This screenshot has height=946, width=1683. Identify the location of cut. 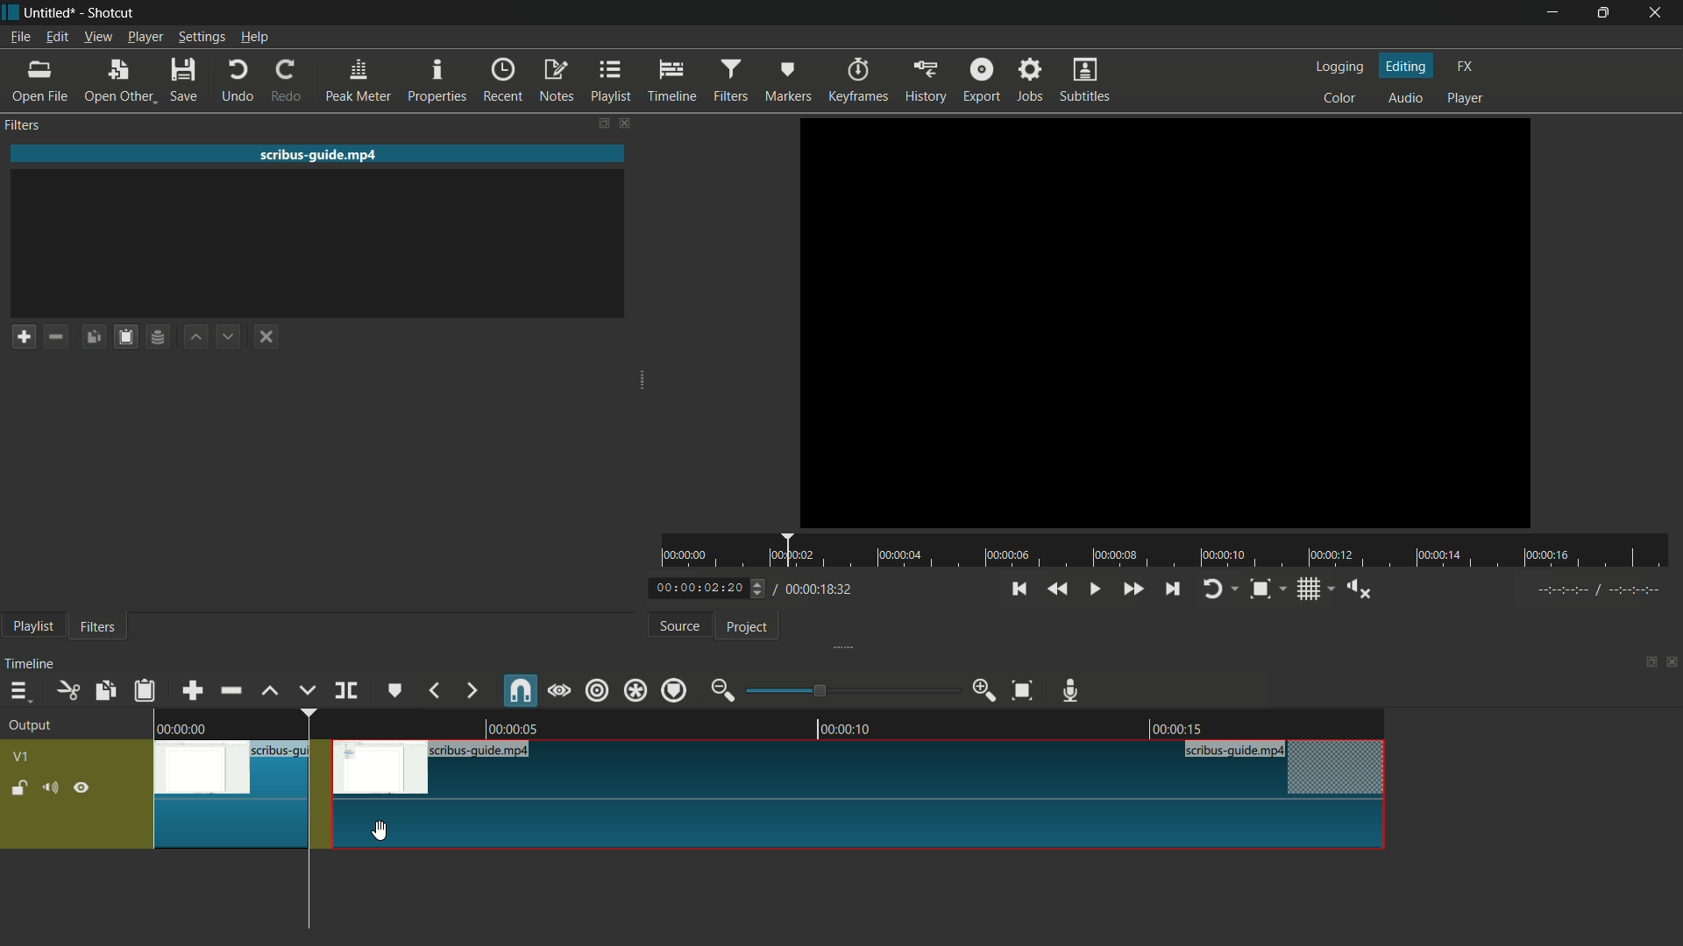
(67, 690).